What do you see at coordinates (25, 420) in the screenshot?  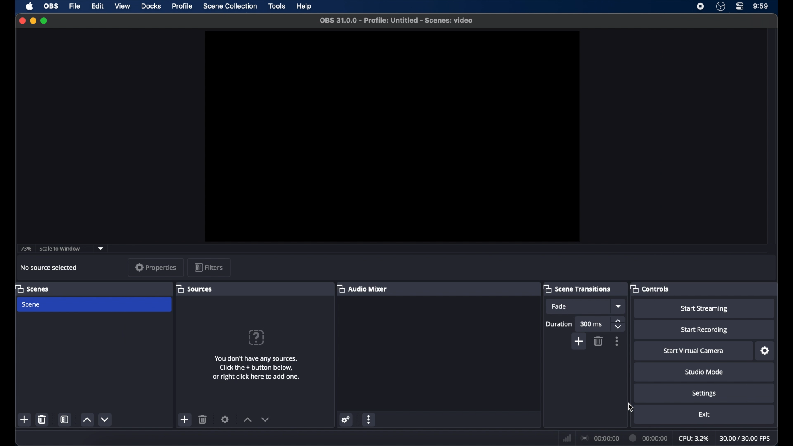 I see `add` at bounding box center [25, 420].